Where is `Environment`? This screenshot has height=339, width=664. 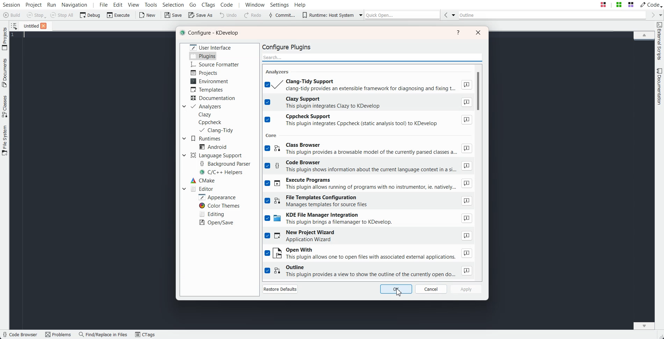
Environment is located at coordinates (209, 81).